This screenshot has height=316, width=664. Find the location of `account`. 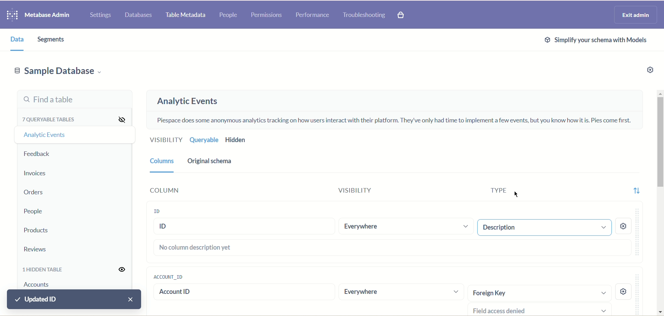

account is located at coordinates (39, 284).